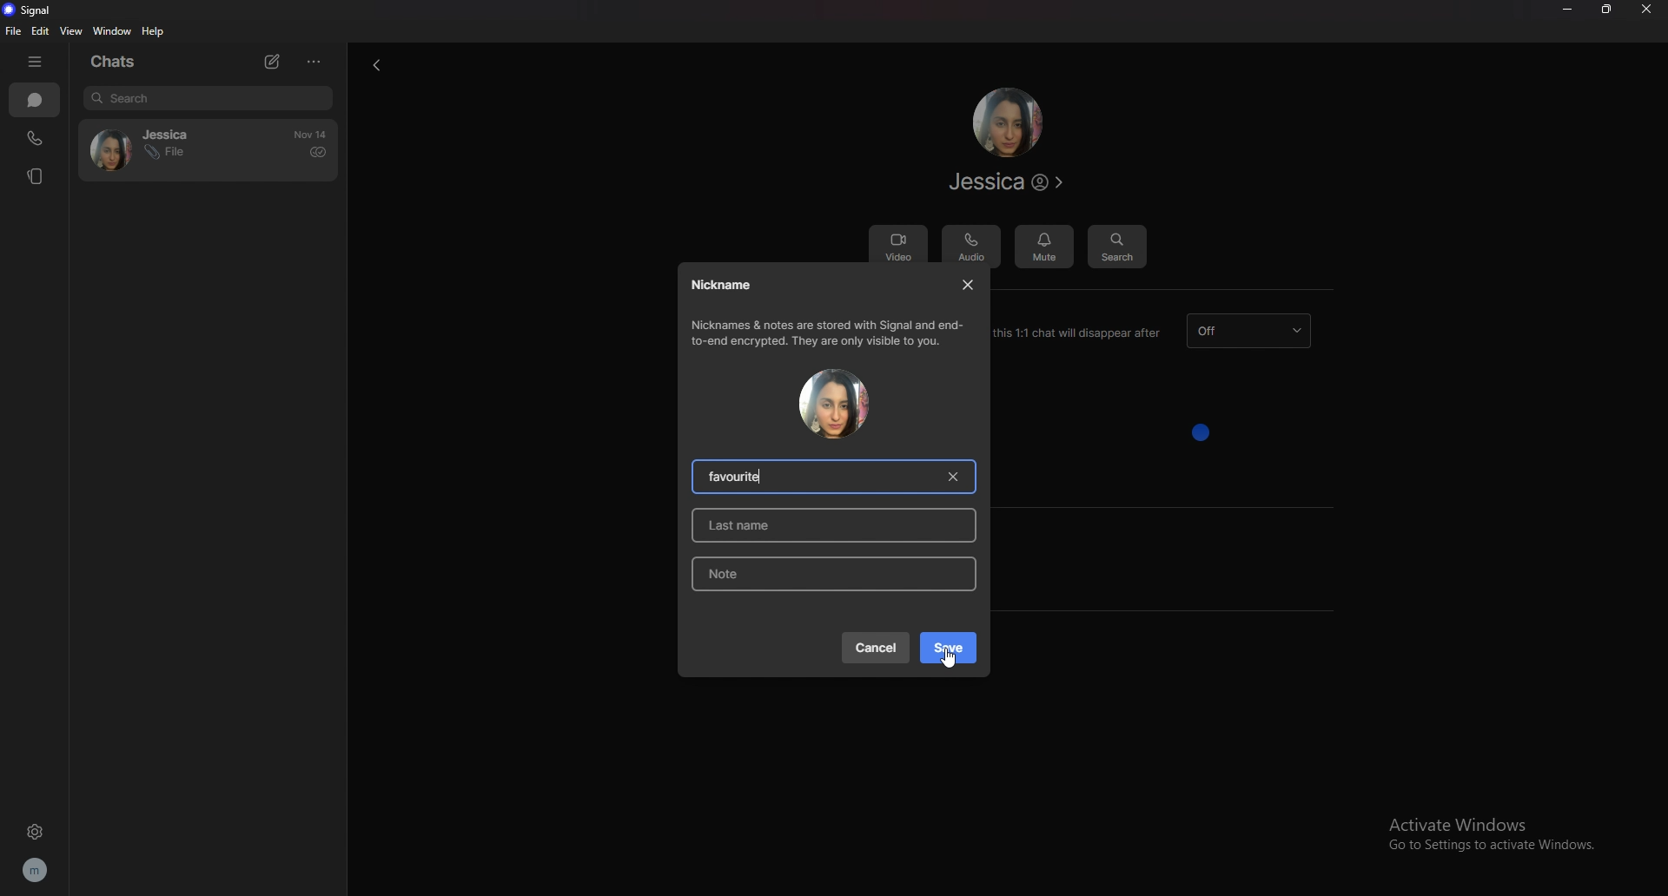 This screenshot has width=1668, height=896. Describe the element at coordinates (113, 30) in the screenshot. I see `window` at that location.